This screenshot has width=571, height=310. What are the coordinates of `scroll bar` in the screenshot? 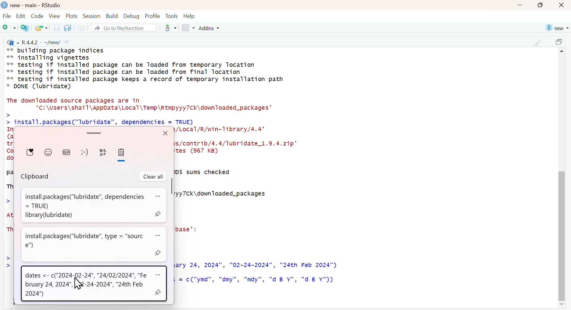 It's located at (171, 186).